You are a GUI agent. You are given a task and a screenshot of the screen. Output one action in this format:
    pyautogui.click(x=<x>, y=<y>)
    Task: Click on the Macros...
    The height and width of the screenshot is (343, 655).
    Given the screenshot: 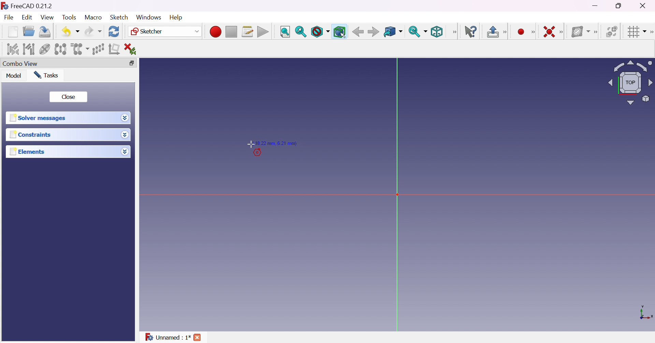 What is the action you would take?
    pyautogui.click(x=247, y=32)
    